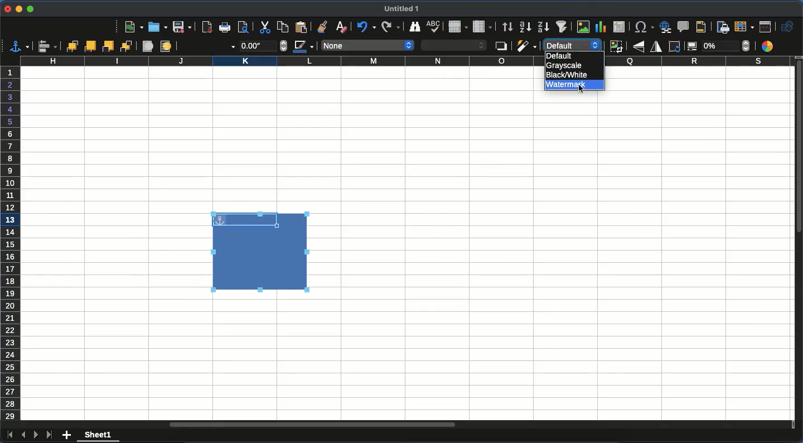  I want to click on define print area, so click(723, 27).